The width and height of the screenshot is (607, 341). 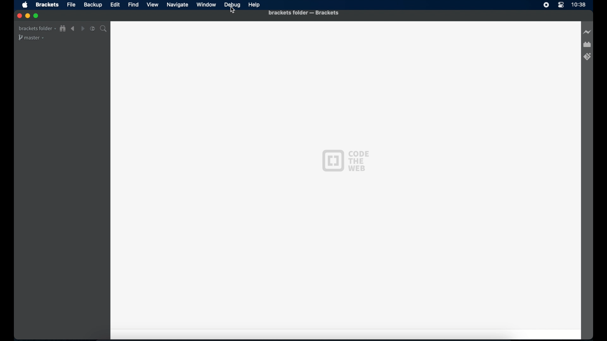 What do you see at coordinates (234, 10) in the screenshot?
I see `Cursor` at bounding box center [234, 10].